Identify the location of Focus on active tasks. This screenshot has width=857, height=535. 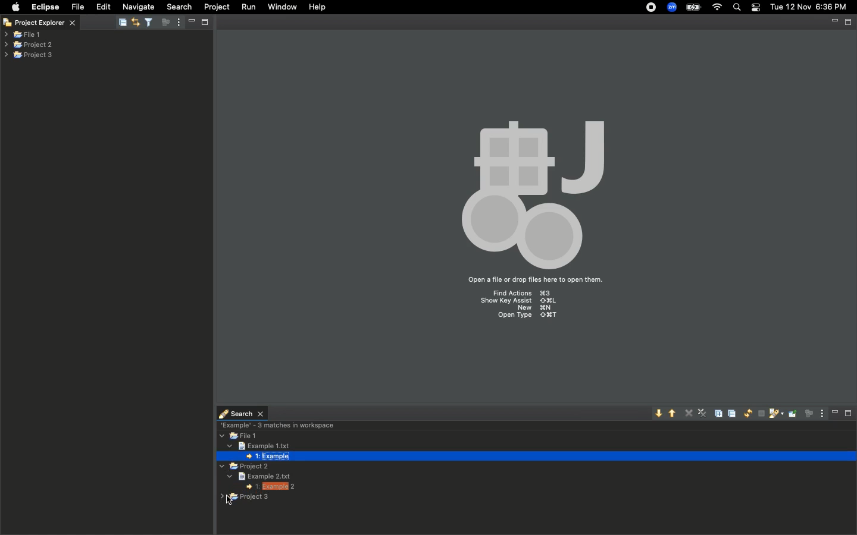
(808, 413).